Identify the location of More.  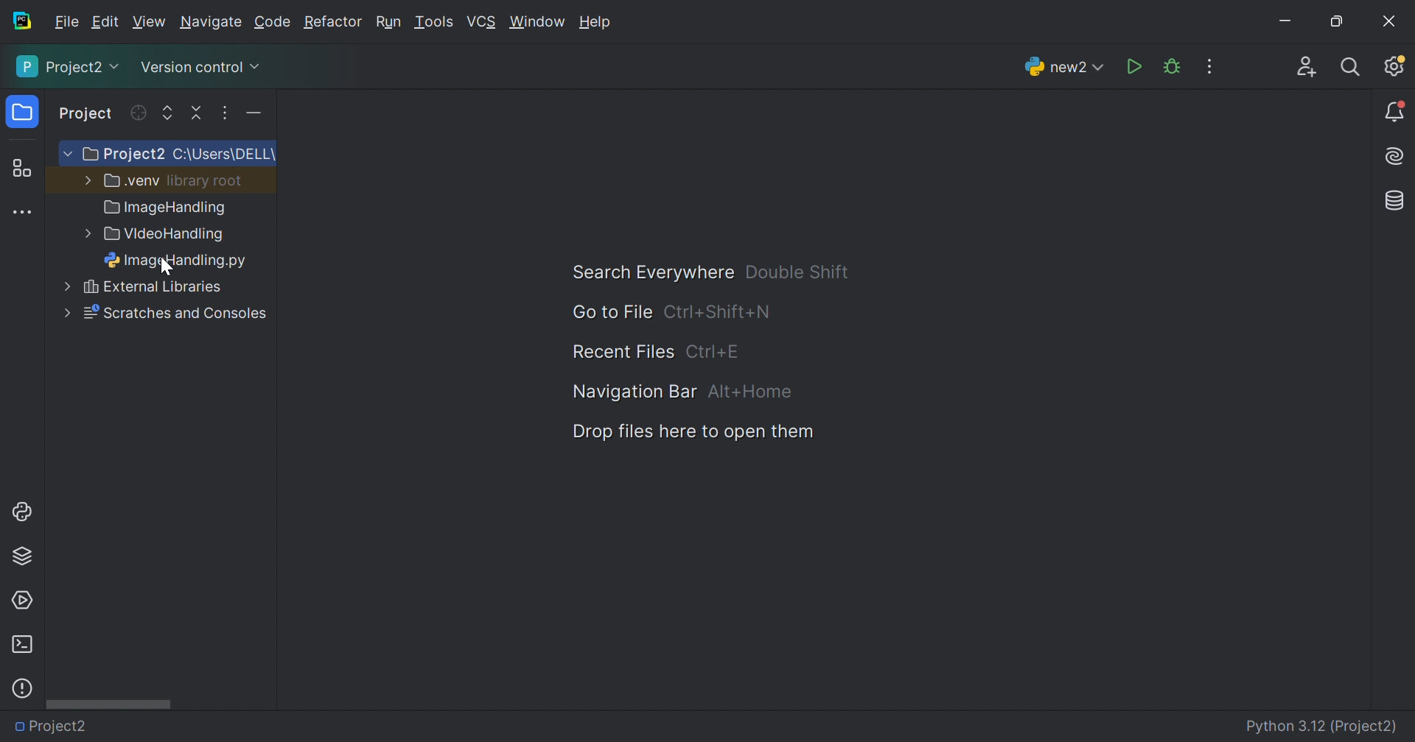
(66, 312).